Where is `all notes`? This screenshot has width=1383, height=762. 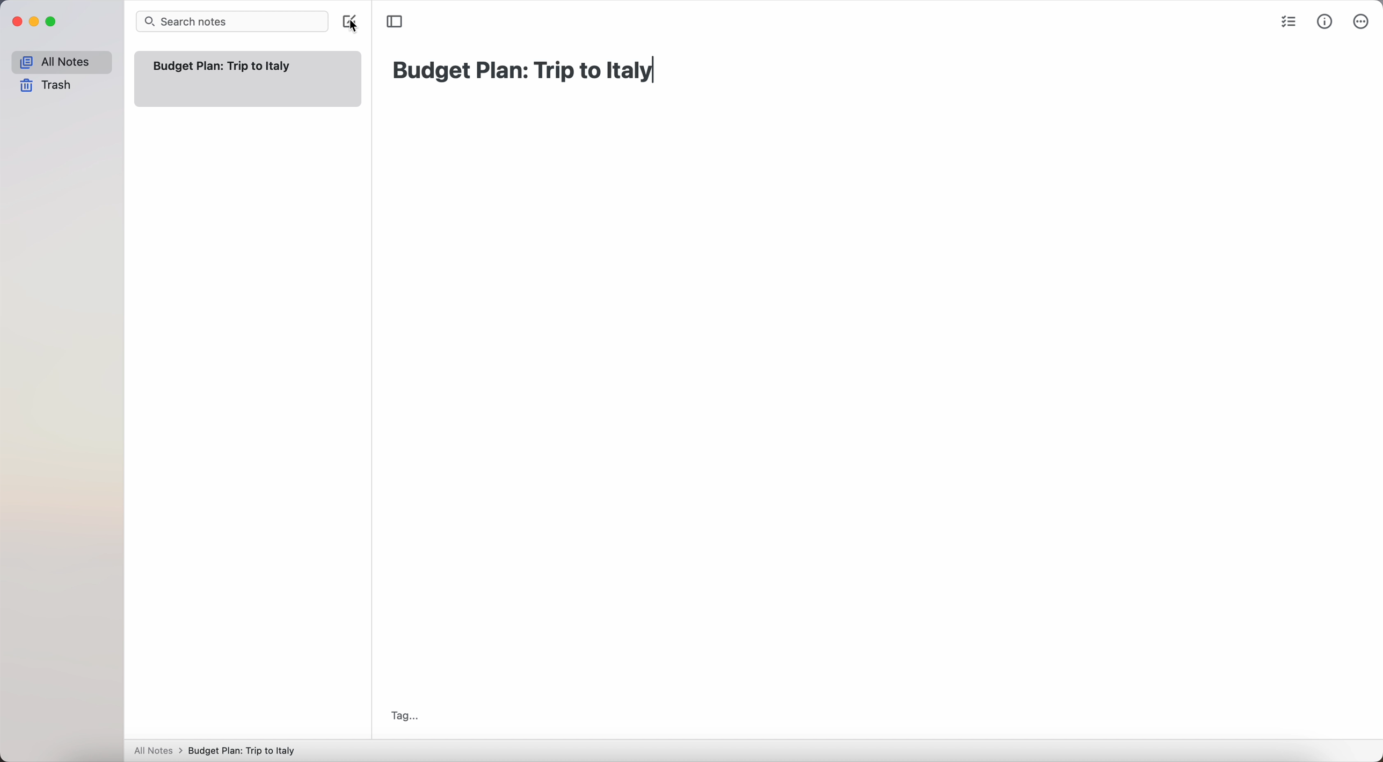 all notes is located at coordinates (61, 62).